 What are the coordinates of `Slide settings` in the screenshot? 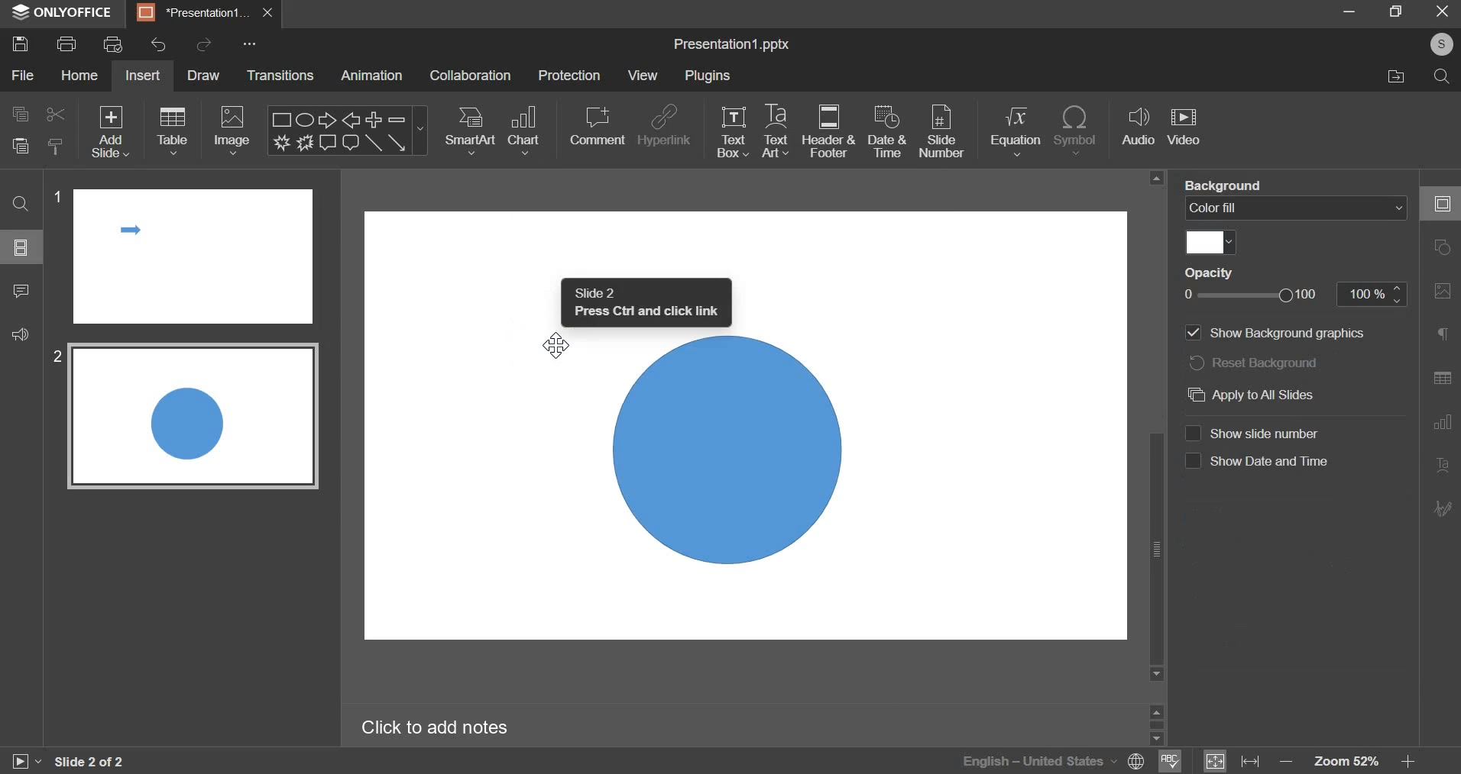 It's located at (1445, 205).